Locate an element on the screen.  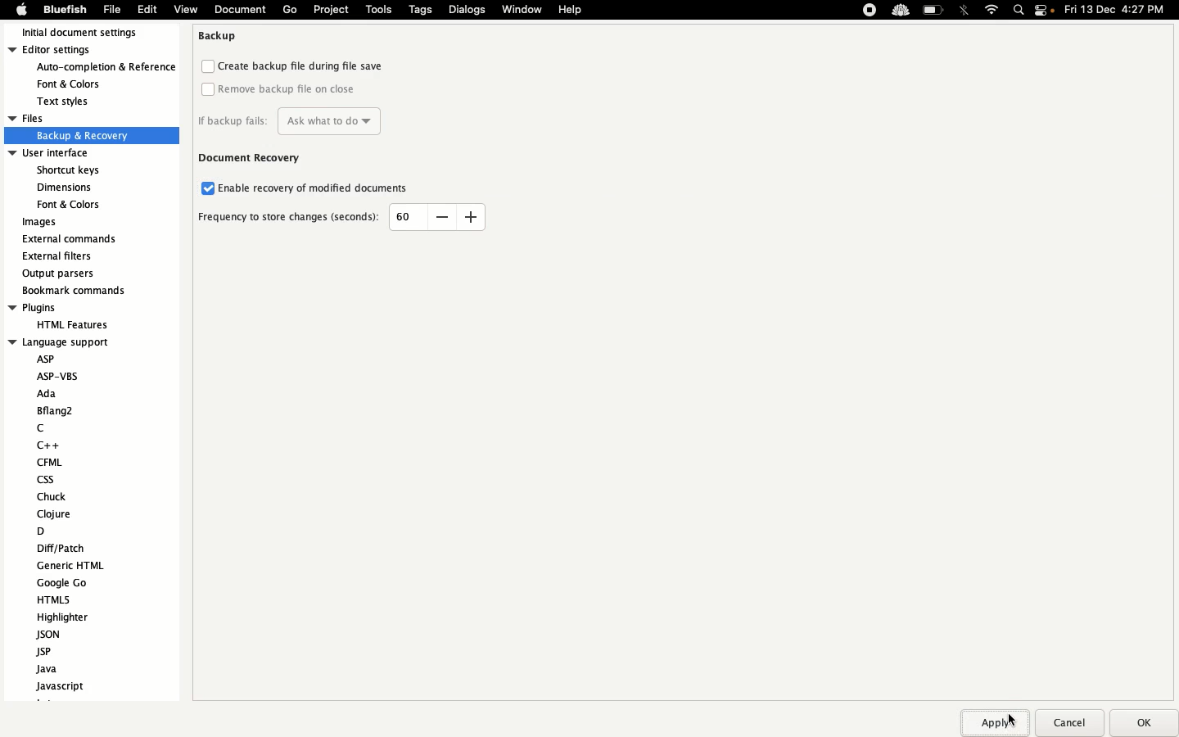
Edit is located at coordinates (146, 11).